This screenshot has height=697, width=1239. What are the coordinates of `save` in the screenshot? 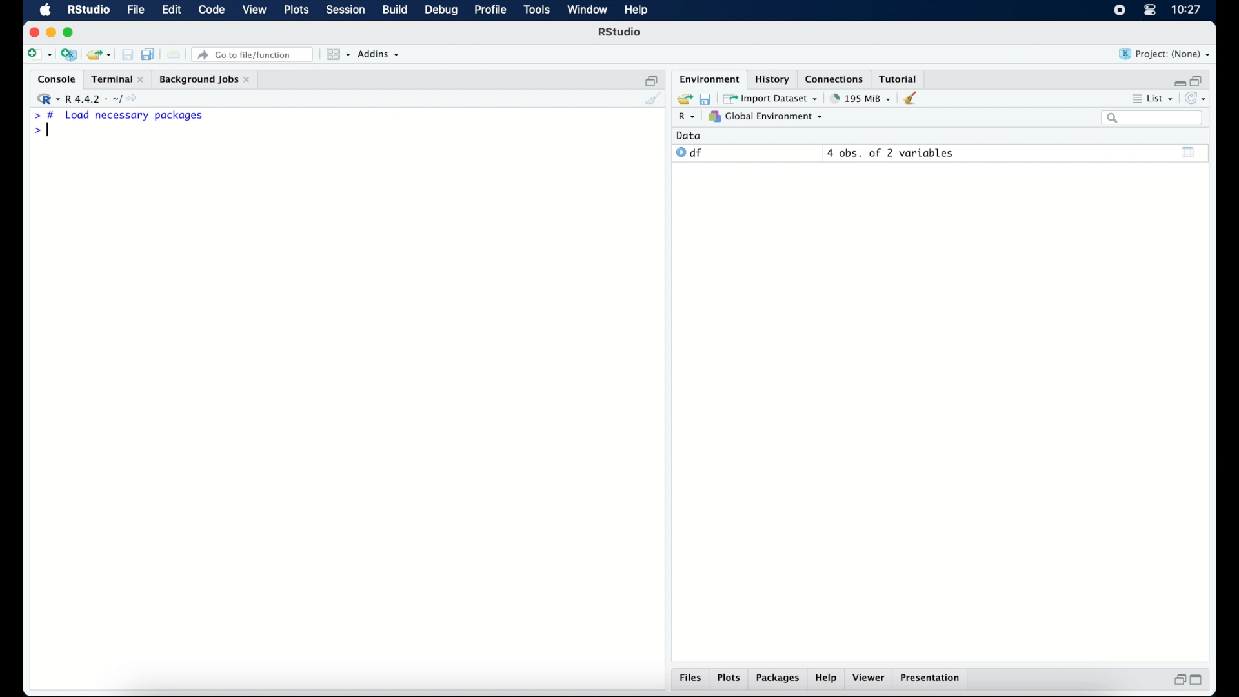 It's located at (705, 97).